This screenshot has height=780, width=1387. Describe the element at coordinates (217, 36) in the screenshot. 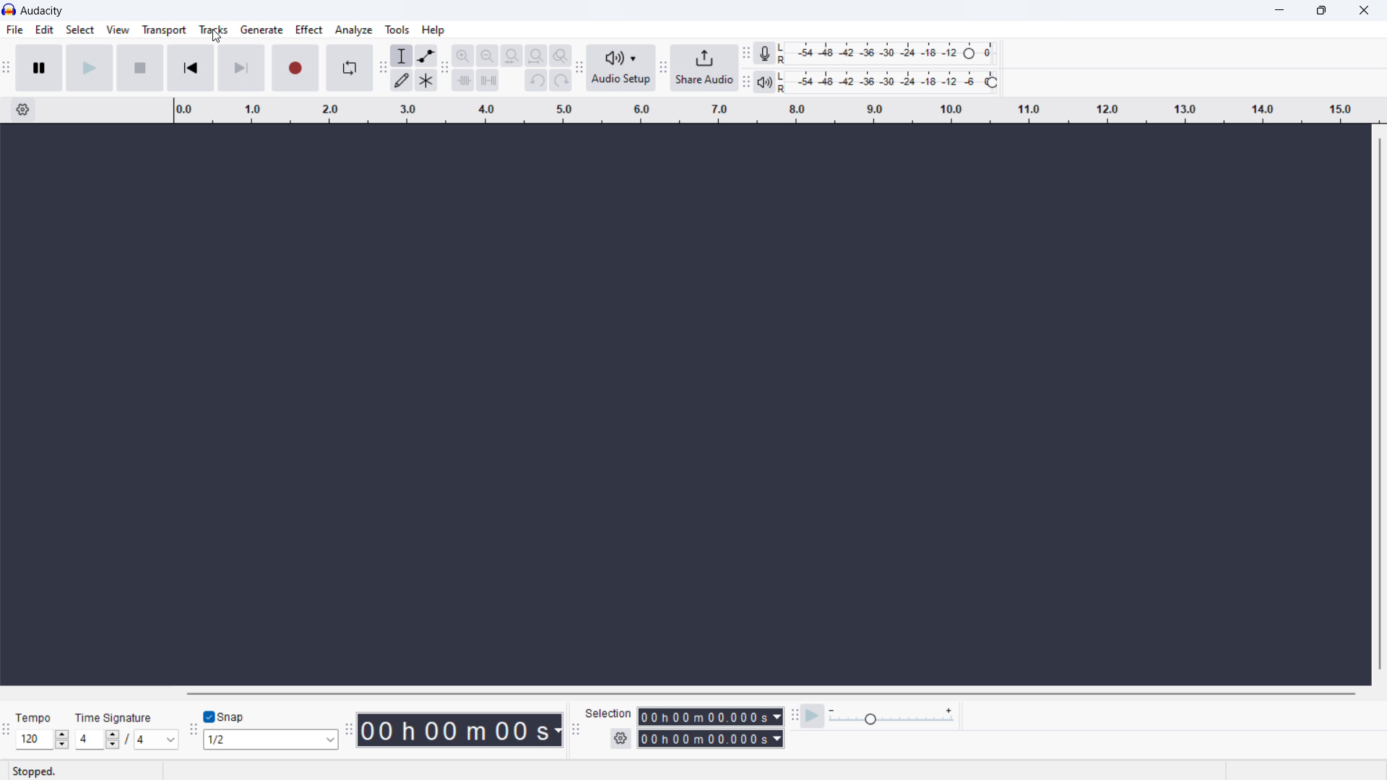

I see `cursor` at that location.